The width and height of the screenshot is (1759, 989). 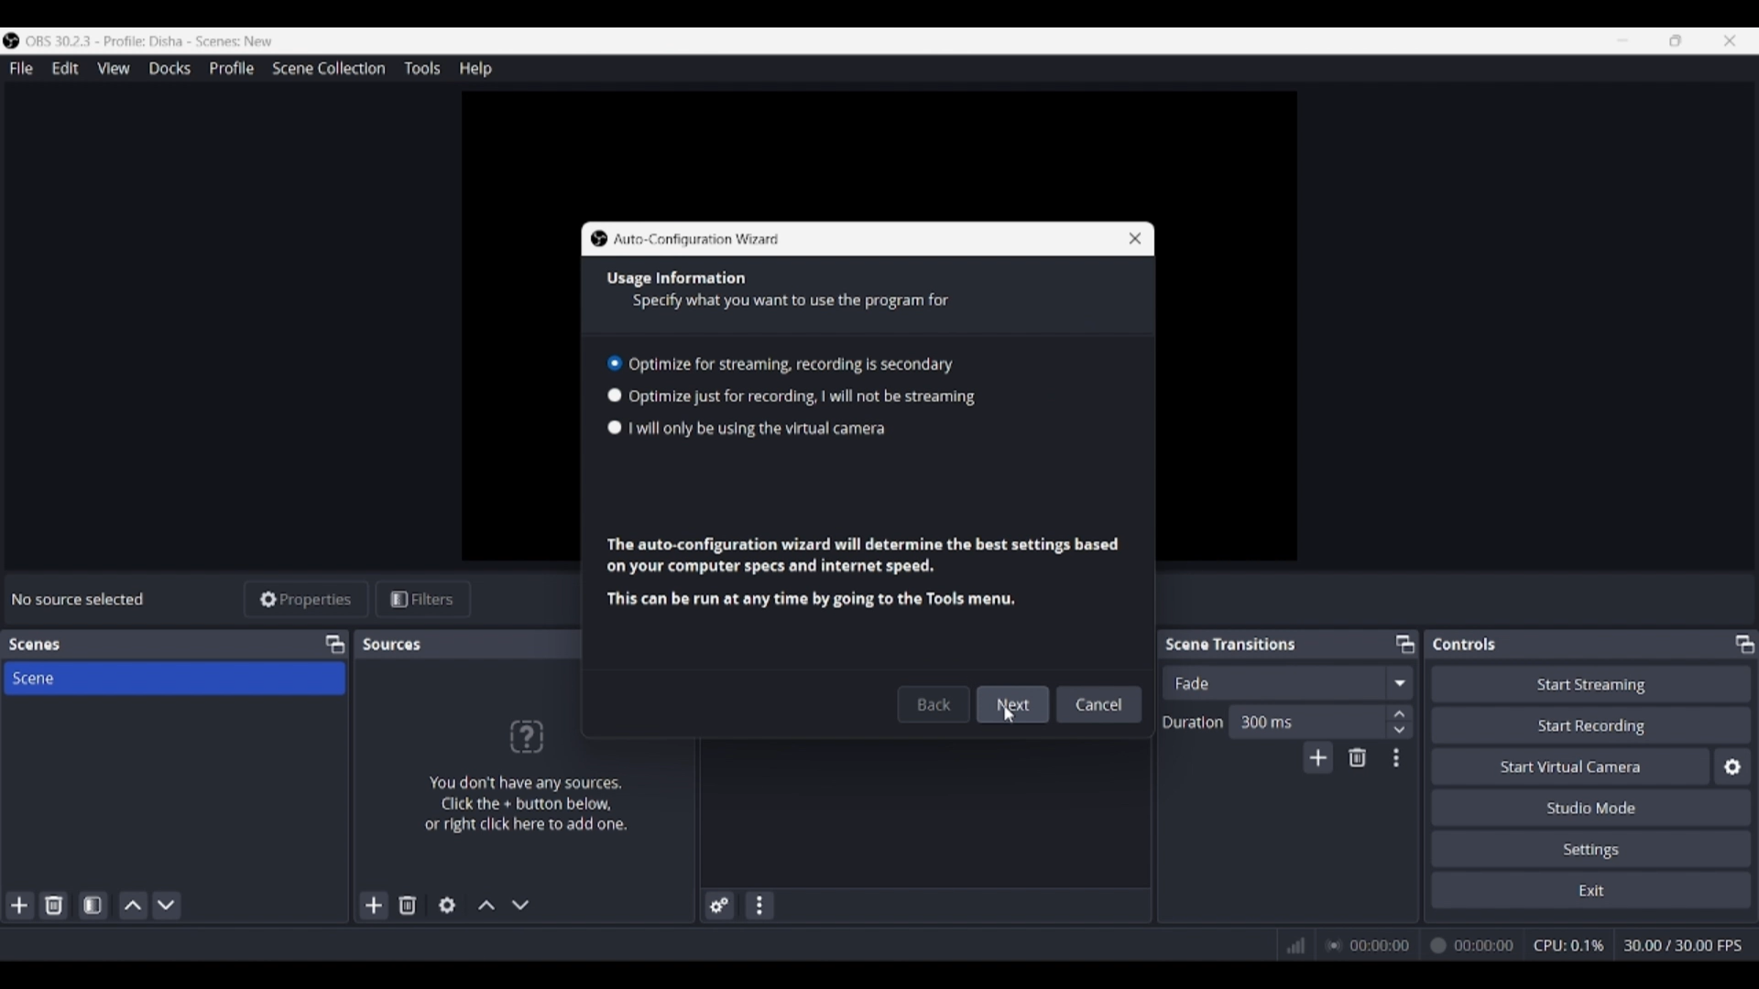 What do you see at coordinates (1012, 704) in the screenshot?
I see `Next` at bounding box center [1012, 704].